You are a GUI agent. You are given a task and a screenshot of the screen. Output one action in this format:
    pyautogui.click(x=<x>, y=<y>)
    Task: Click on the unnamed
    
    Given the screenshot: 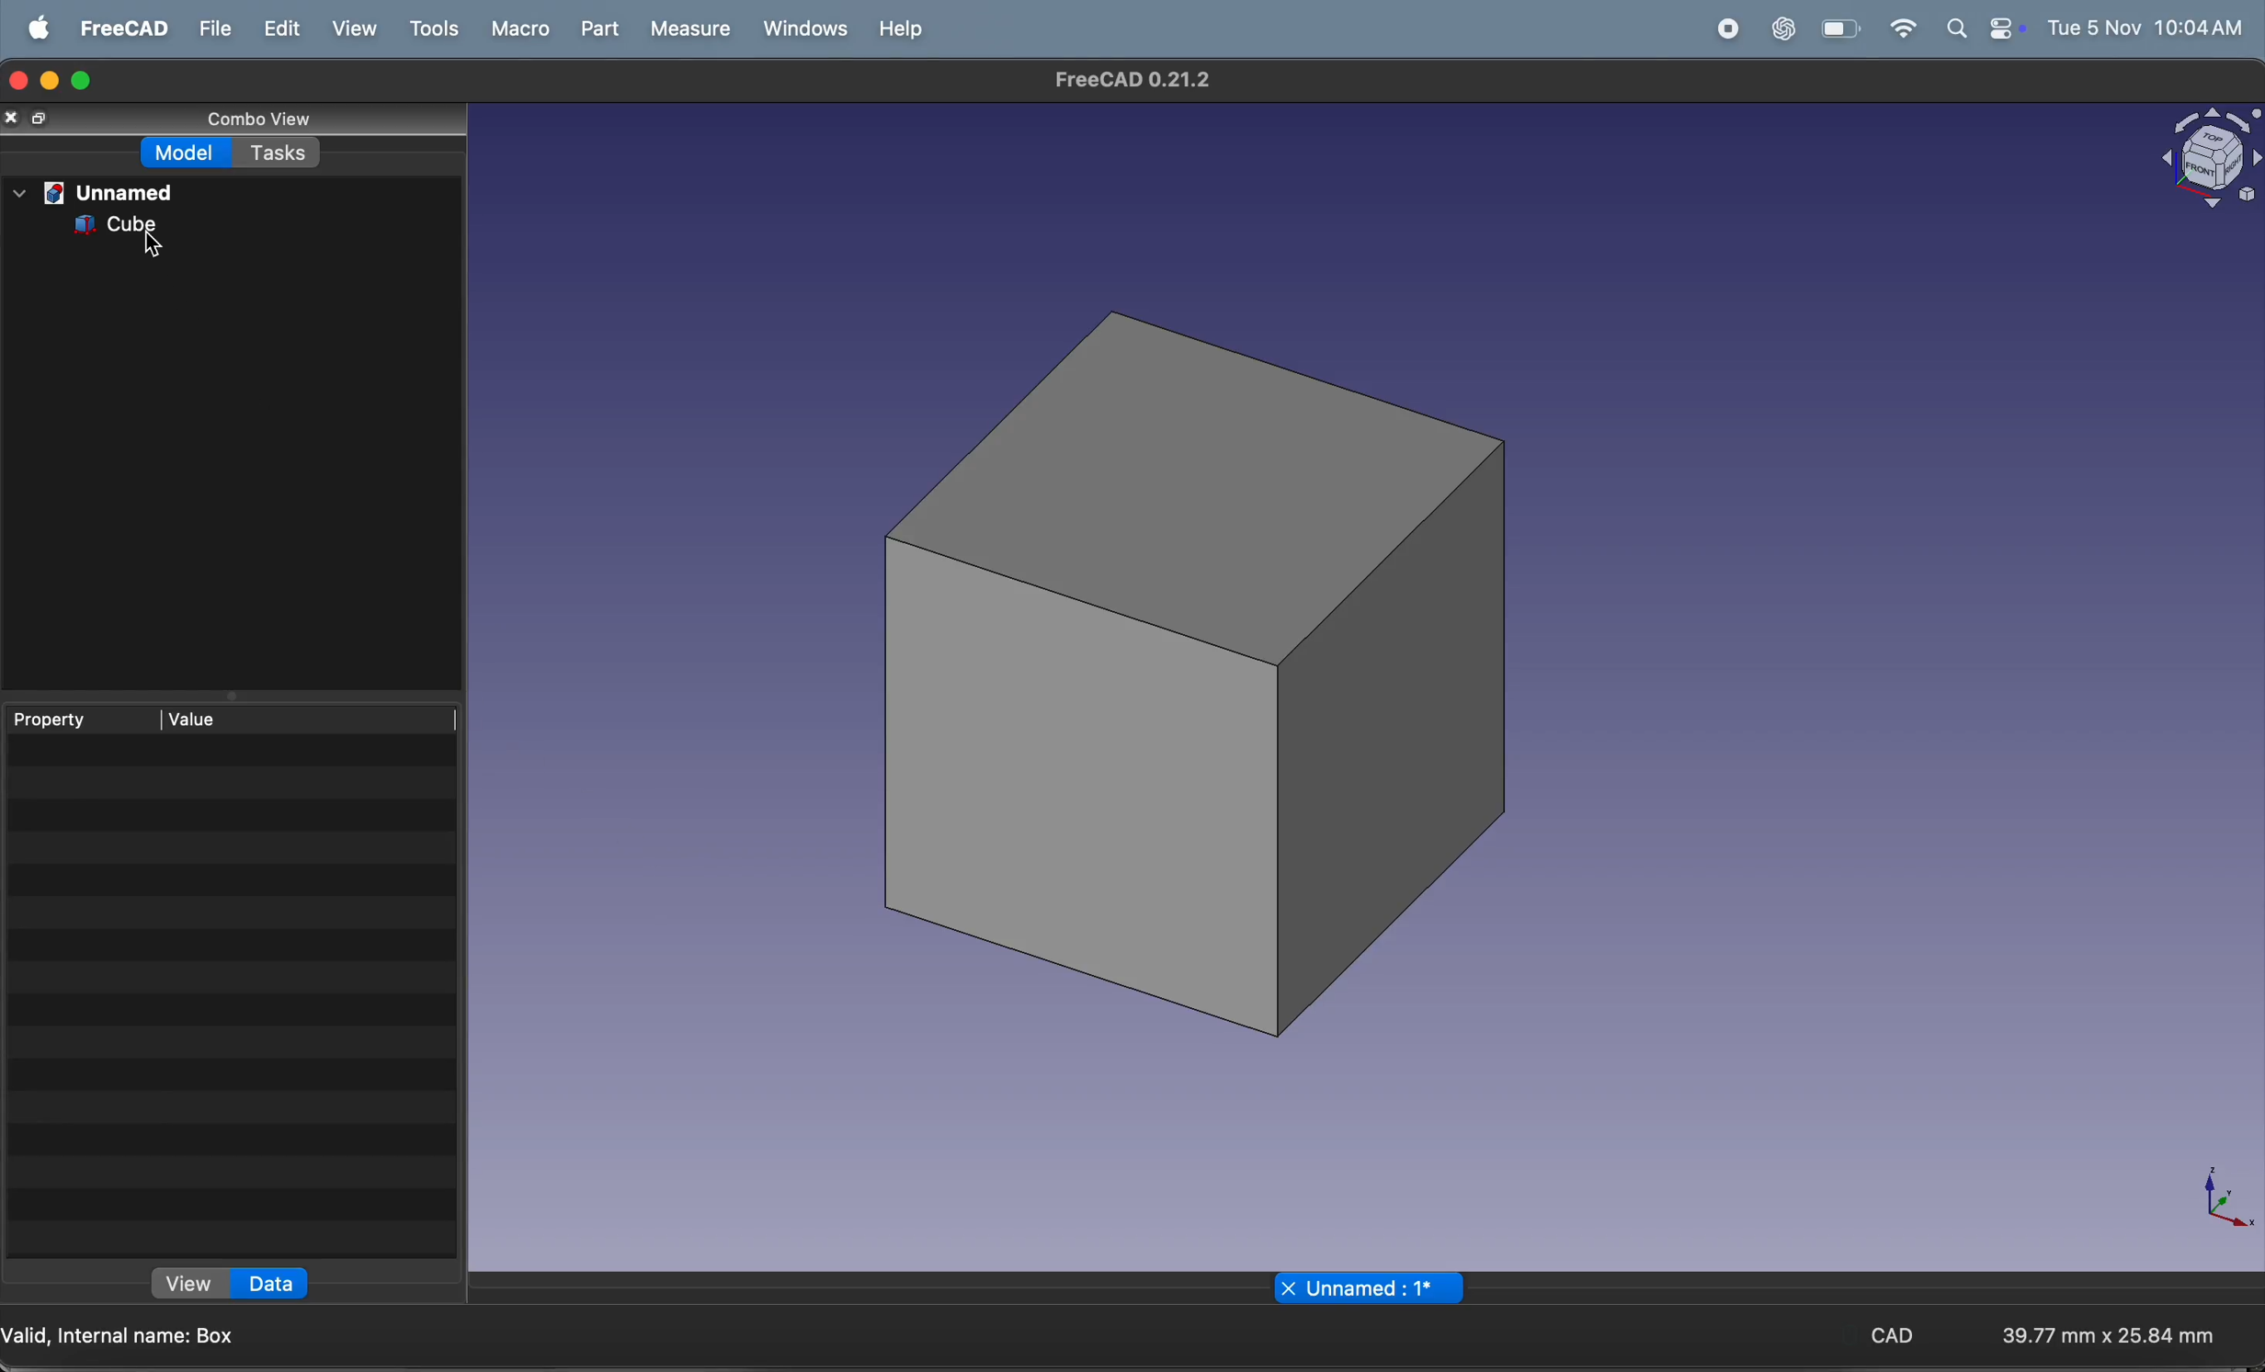 What is the action you would take?
    pyautogui.click(x=111, y=190)
    